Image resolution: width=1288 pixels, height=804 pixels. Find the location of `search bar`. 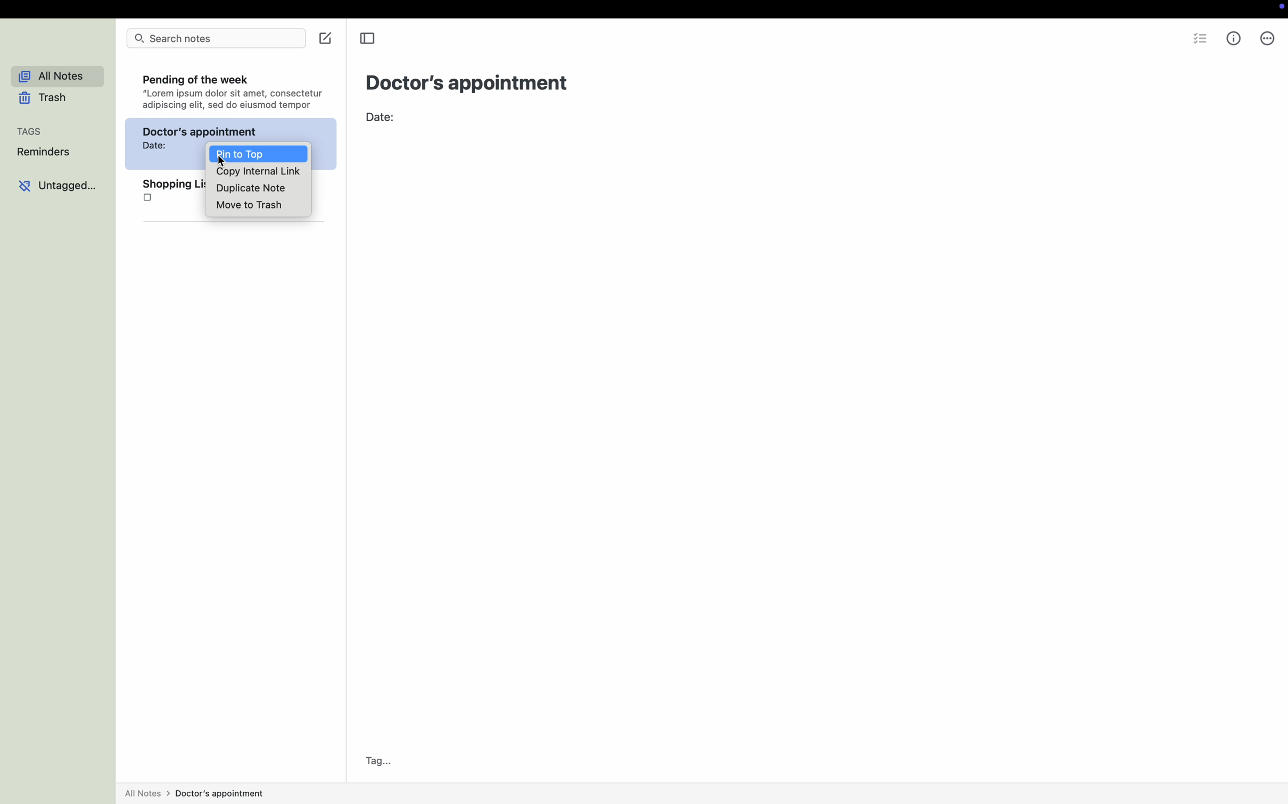

search bar is located at coordinates (217, 38).